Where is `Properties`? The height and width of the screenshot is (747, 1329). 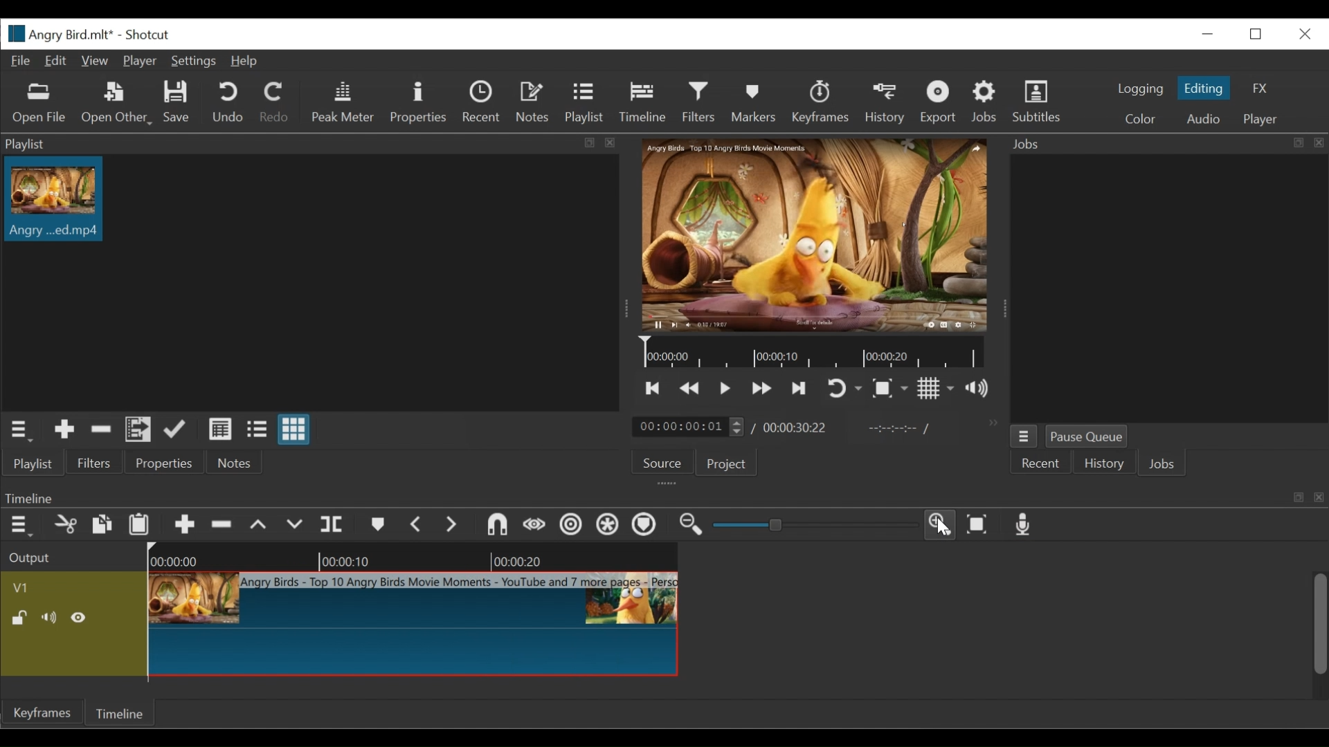 Properties is located at coordinates (417, 103).